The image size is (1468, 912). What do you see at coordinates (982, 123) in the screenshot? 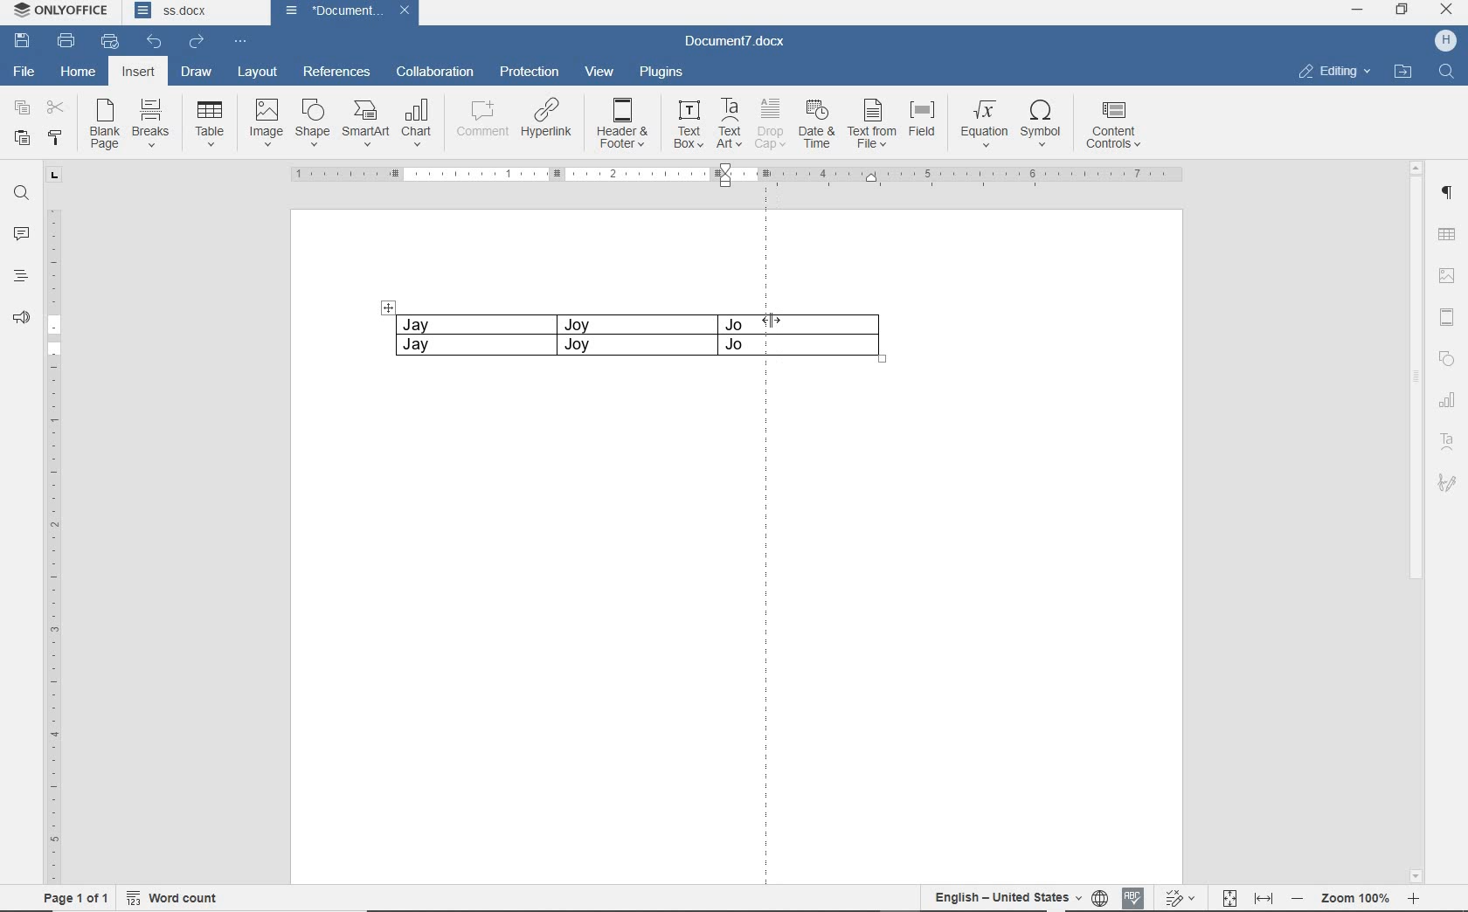
I see `EQUATION` at bounding box center [982, 123].